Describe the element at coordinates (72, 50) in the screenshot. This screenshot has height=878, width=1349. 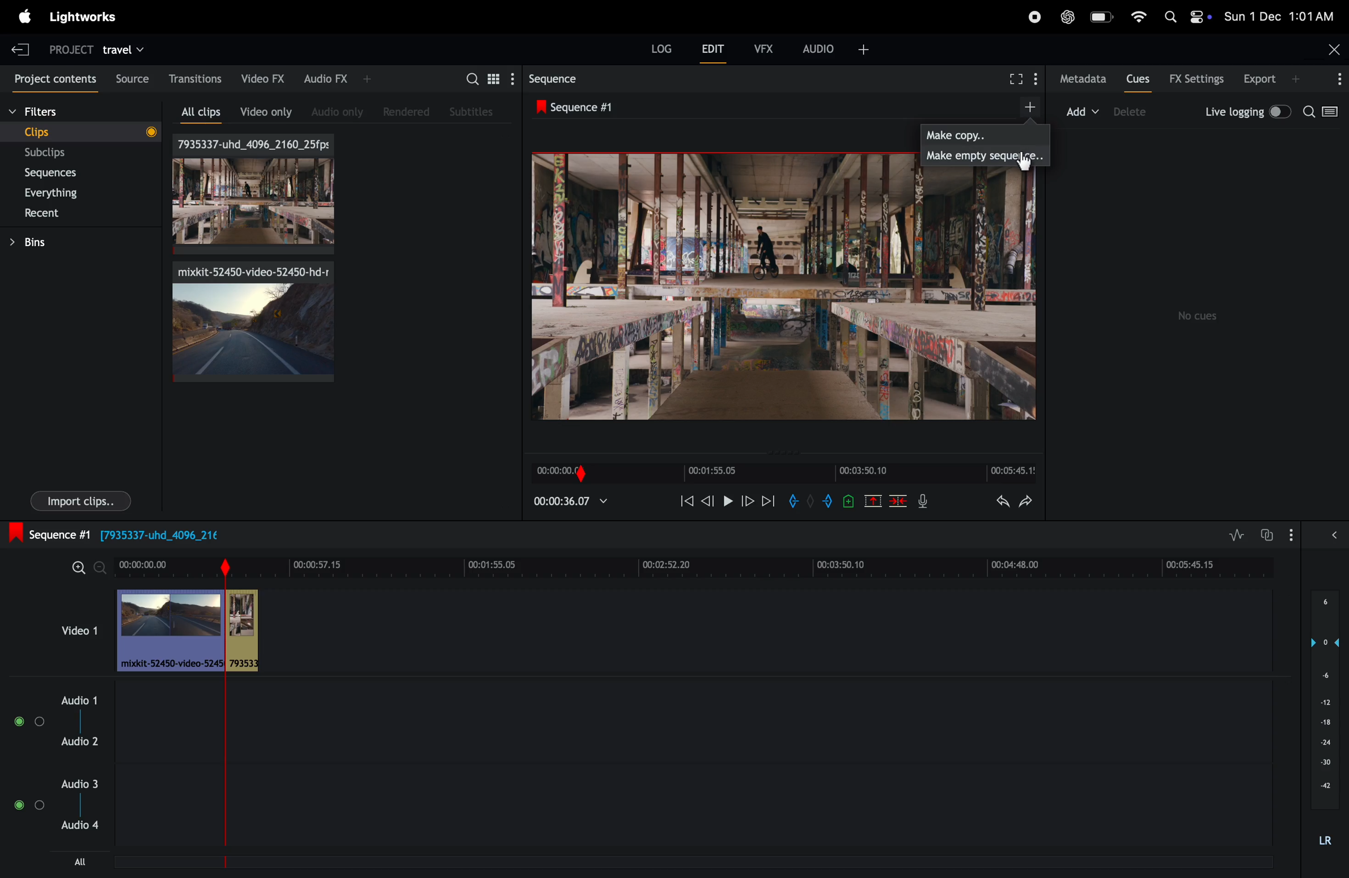
I see `project` at that location.